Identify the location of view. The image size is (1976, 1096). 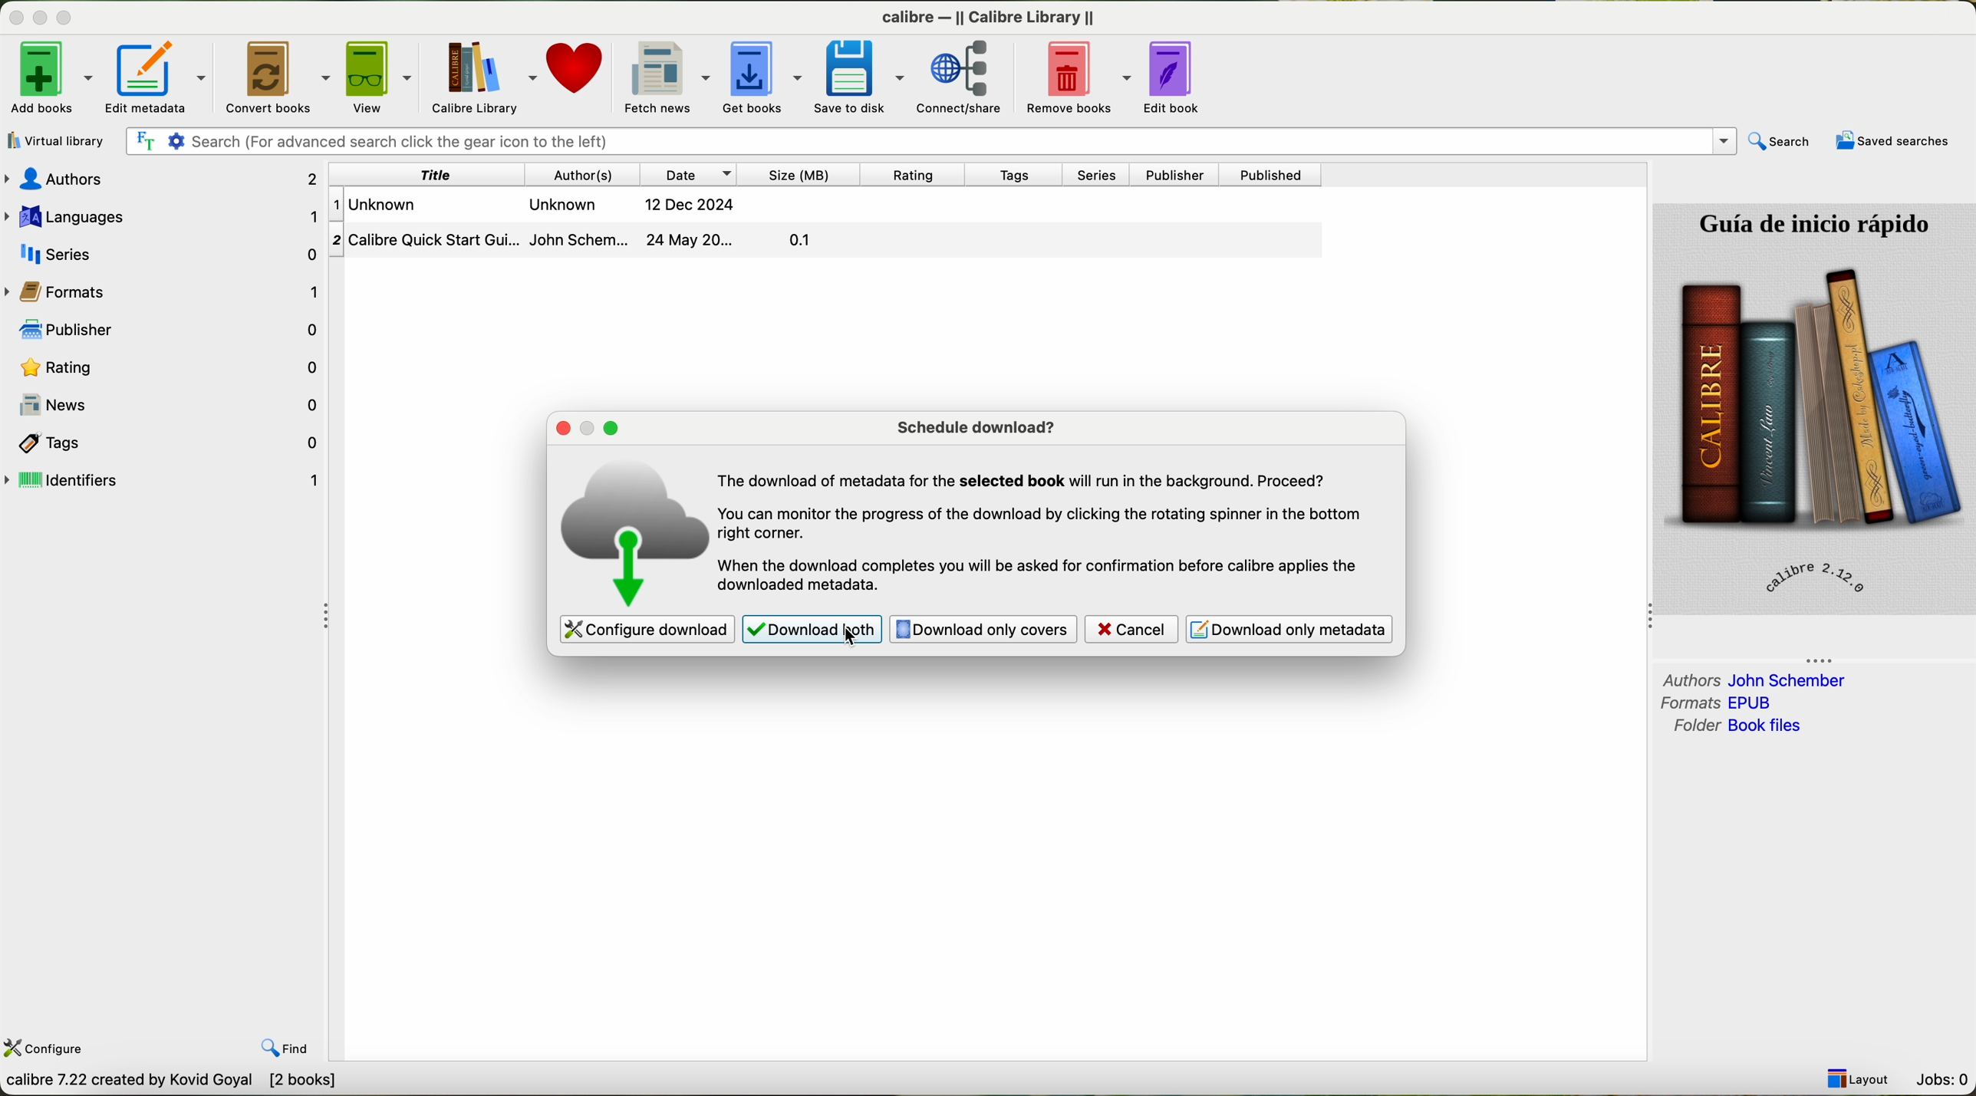
(384, 75).